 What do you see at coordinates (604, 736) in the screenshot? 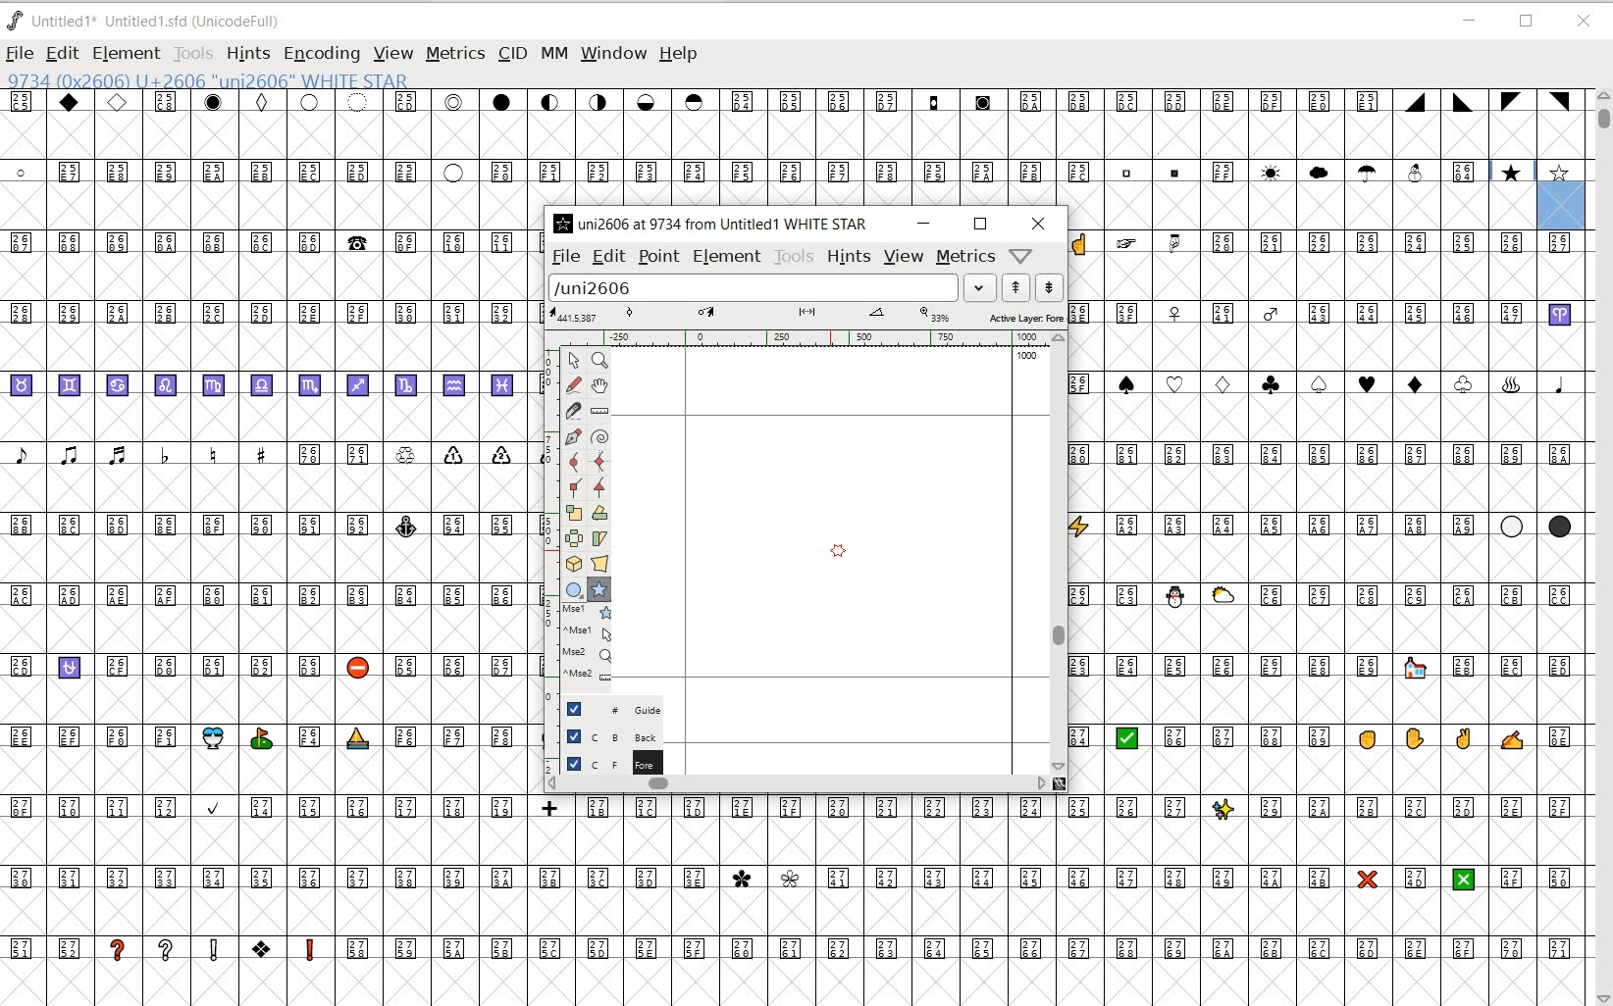
I see `BACKGROUND` at bounding box center [604, 736].